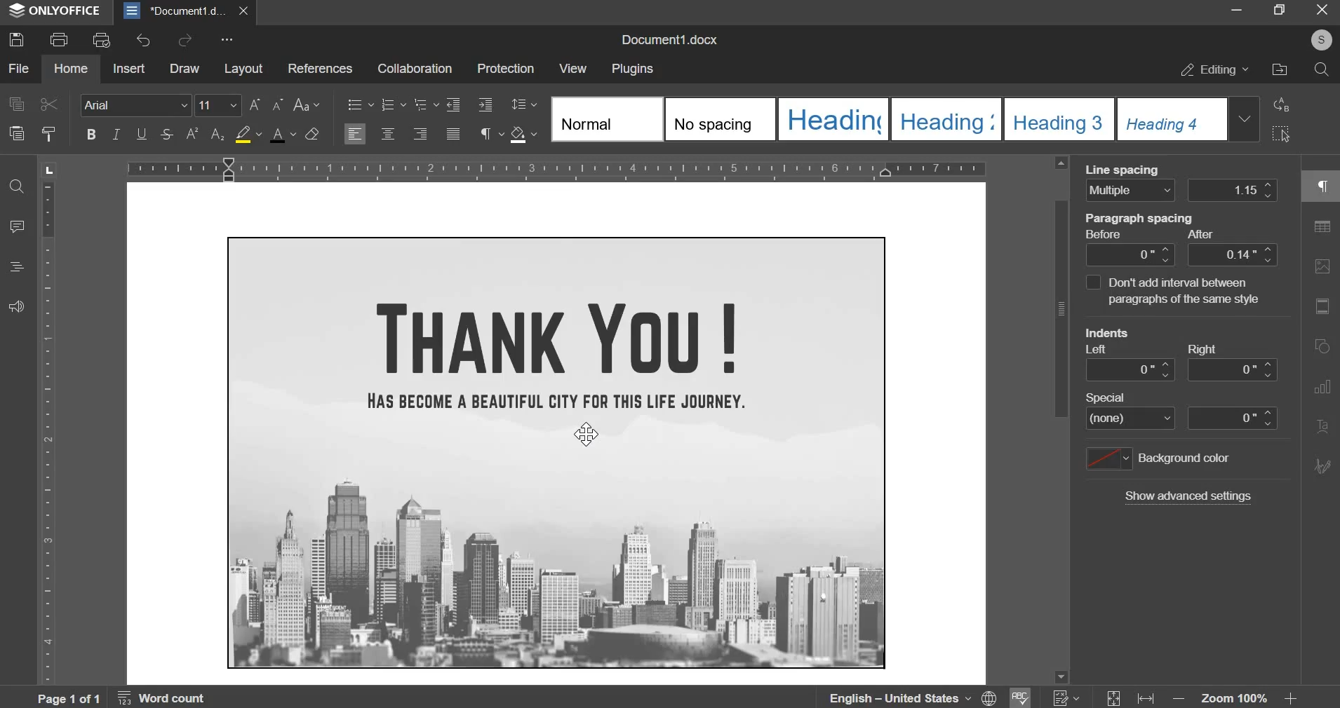 This screenshot has height=708, width=1340. I want to click on restore, so click(1280, 11).